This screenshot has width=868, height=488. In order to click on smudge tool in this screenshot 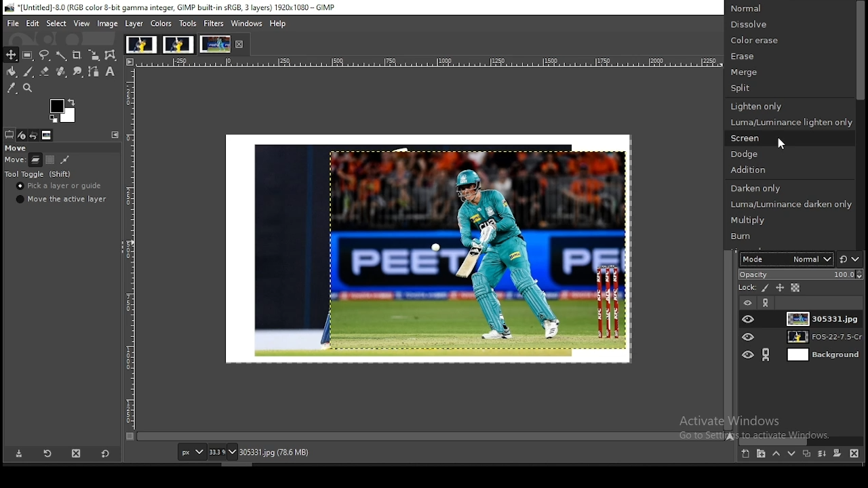, I will do `click(77, 71)`.